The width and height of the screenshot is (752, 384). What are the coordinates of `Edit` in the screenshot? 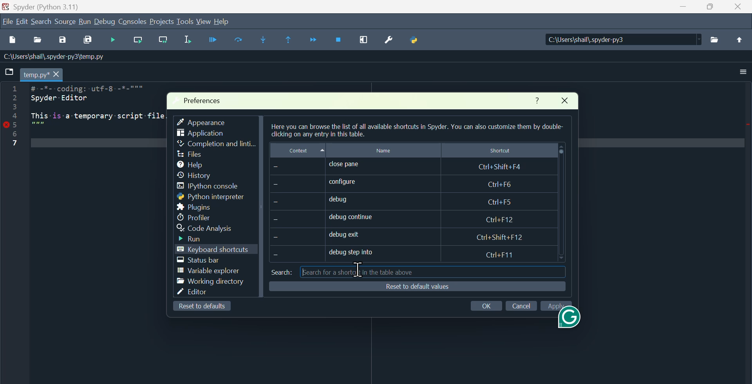 It's located at (21, 23).